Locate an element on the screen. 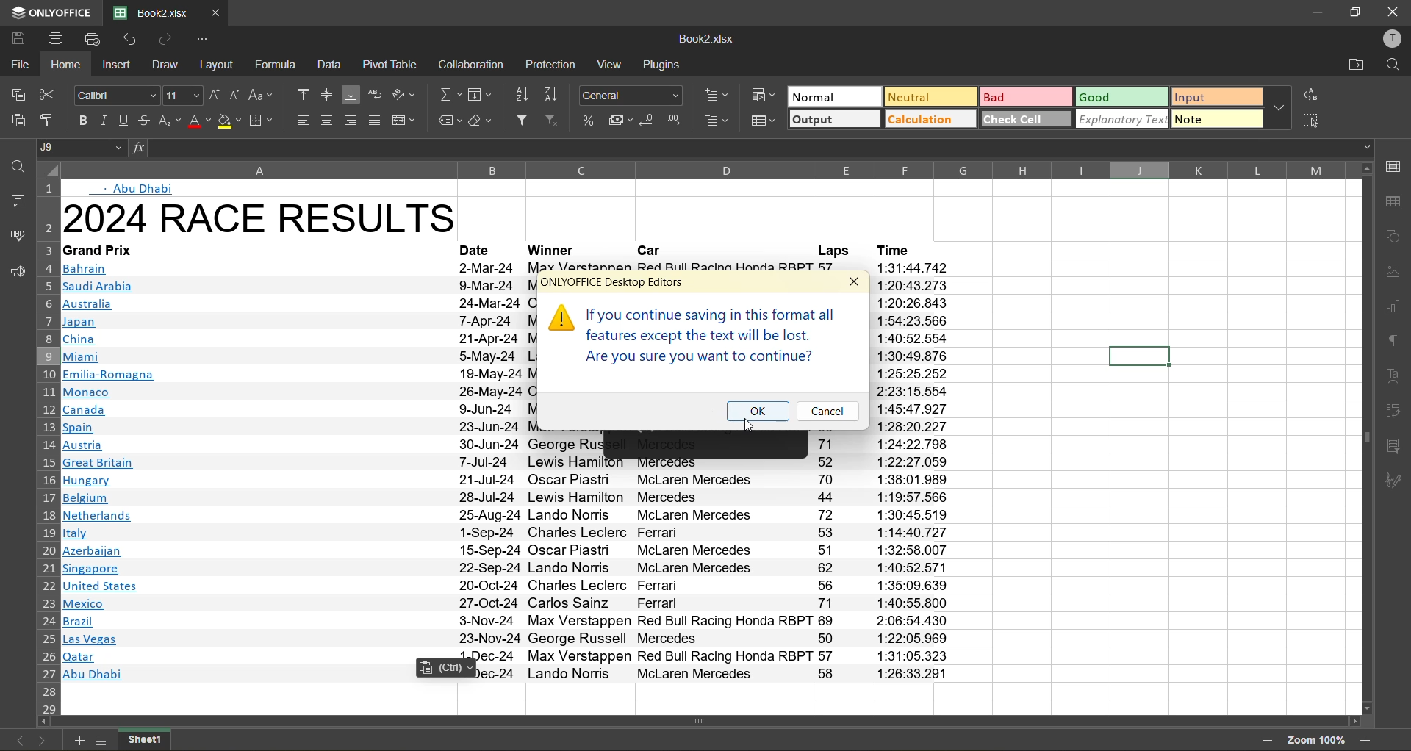 Image resolution: width=1411 pixels, height=751 pixels. heading is located at coordinates (282, 218).